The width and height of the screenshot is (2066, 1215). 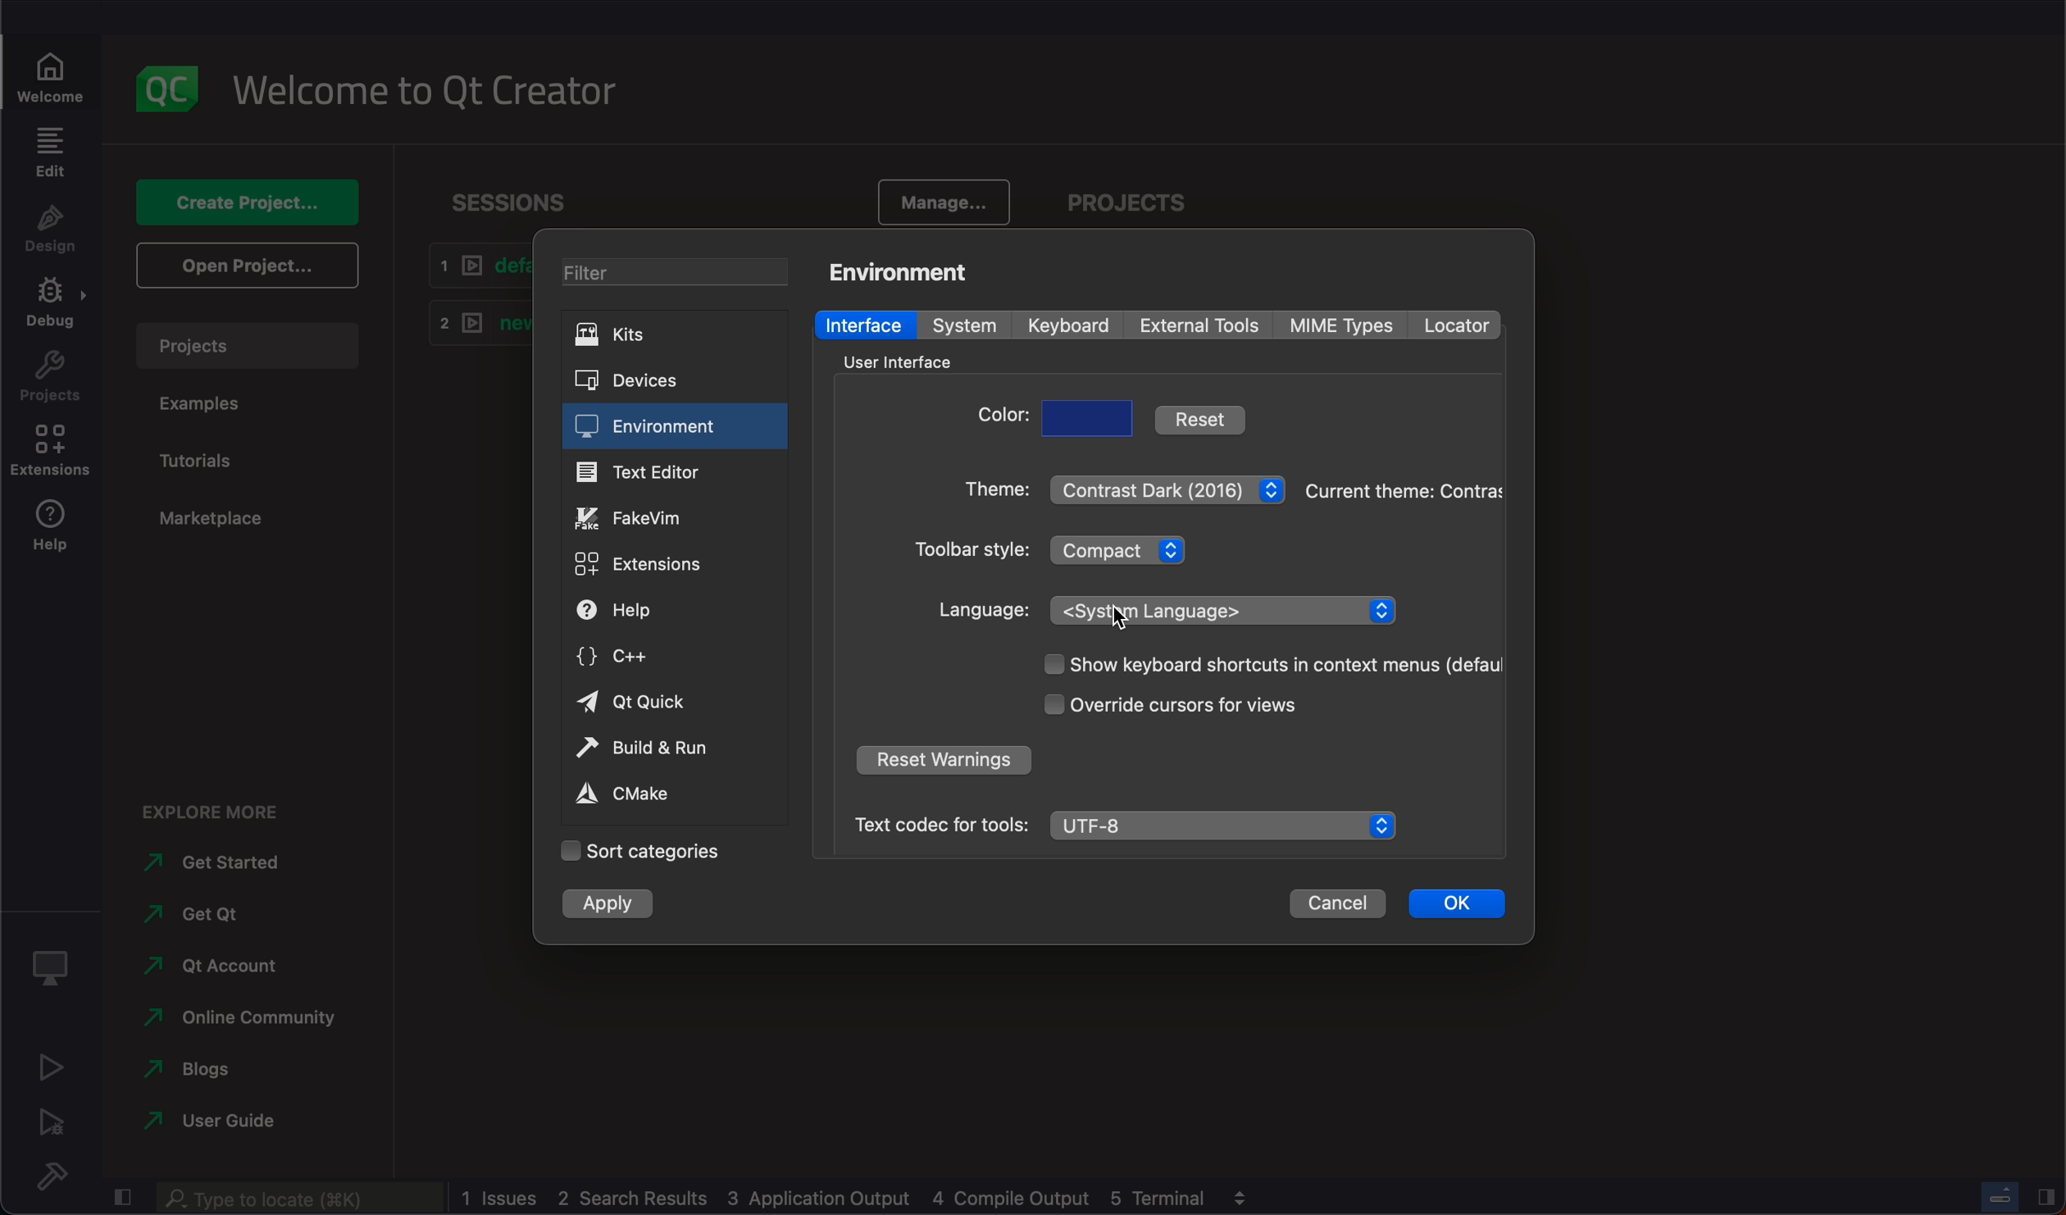 What do you see at coordinates (676, 607) in the screenshot?
I see `help` at bounding box center [676, 607].